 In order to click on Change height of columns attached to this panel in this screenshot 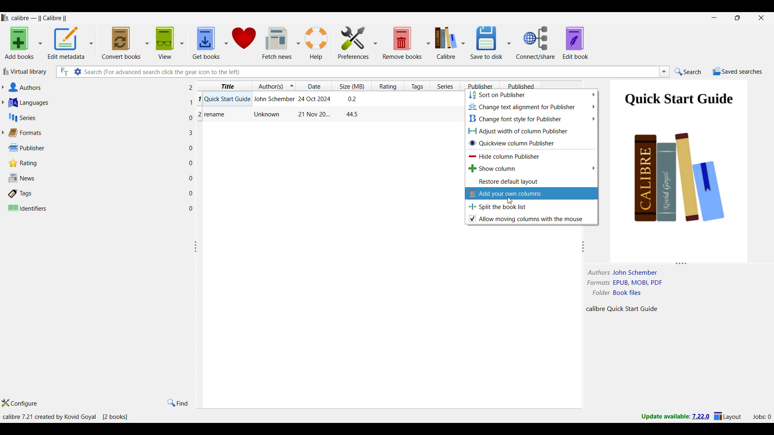, I will do `click(679, 263)`.